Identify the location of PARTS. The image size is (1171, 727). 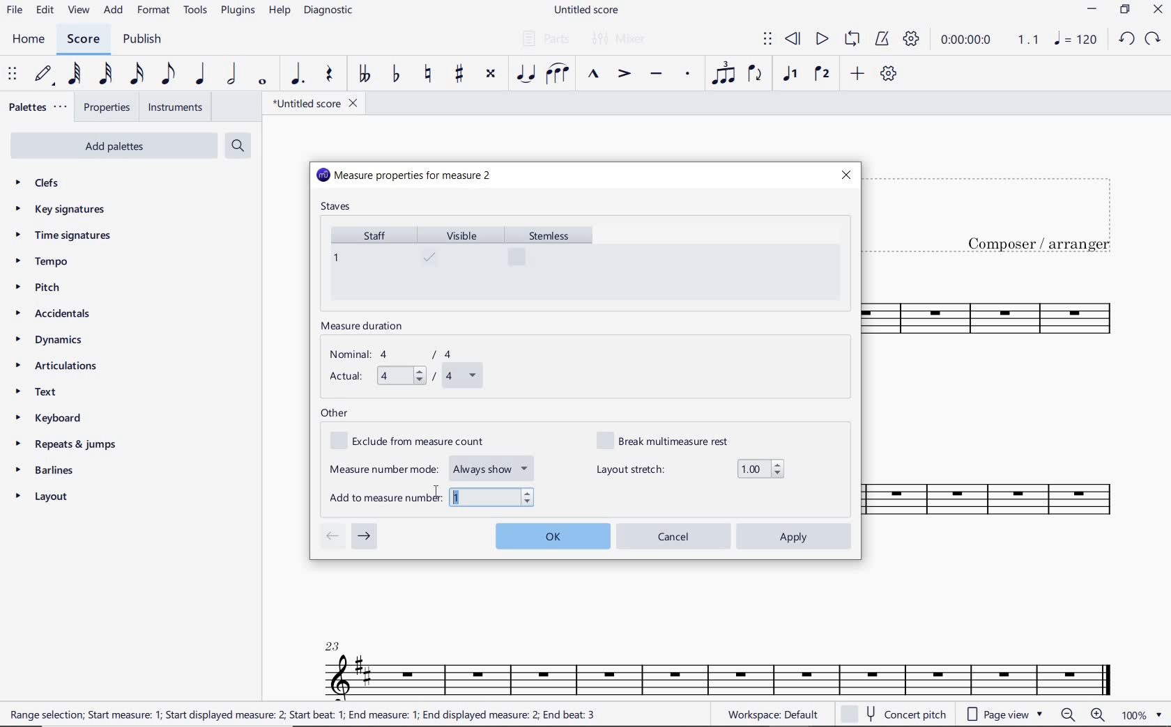
(545, 38).